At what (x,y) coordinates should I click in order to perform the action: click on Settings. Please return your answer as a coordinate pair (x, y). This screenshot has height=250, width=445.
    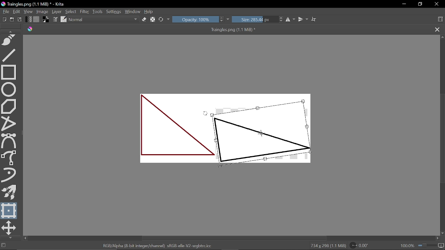
    Looking at the image, I should click on (114, 12).